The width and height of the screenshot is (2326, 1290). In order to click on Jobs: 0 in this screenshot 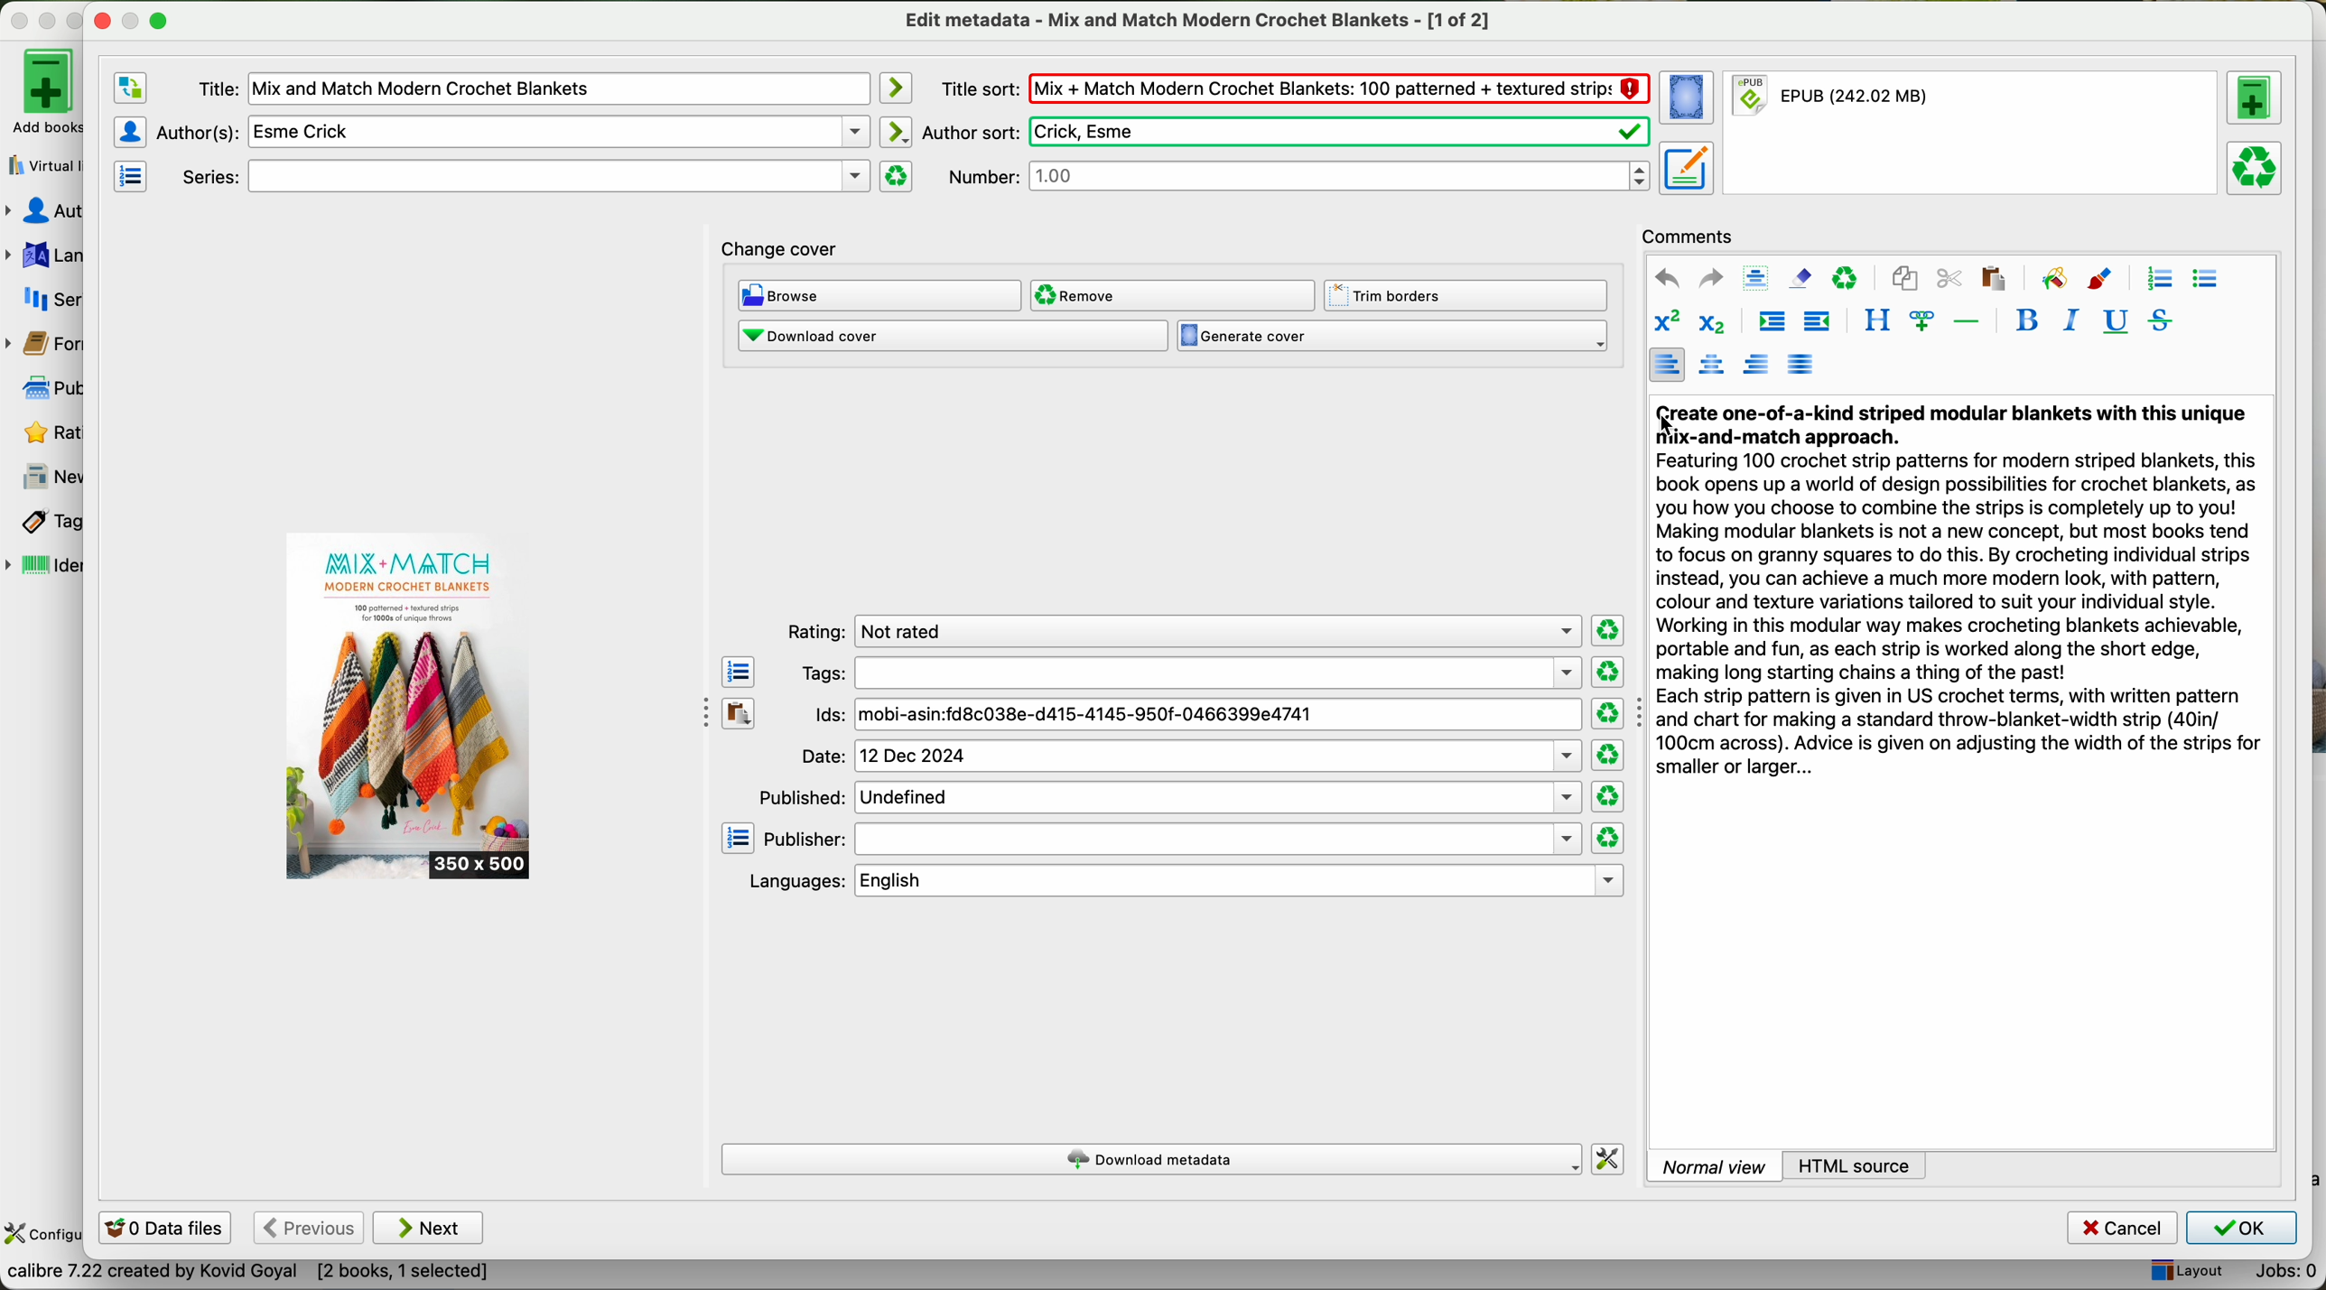, I will do `click(2278, 1275)`.